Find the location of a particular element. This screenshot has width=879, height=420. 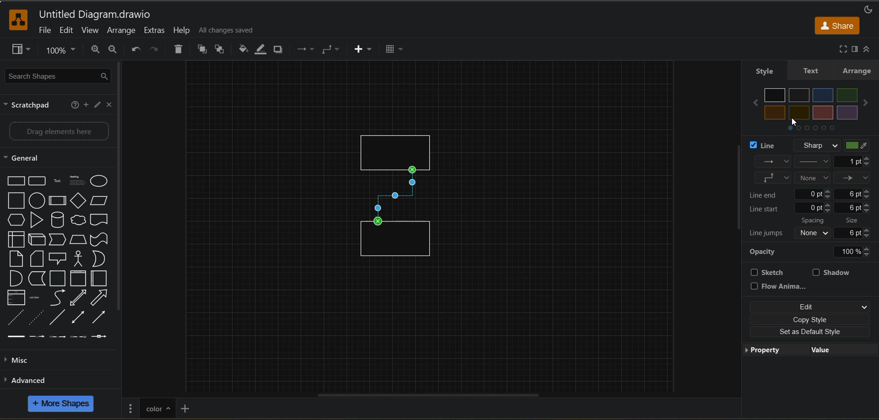

Process is located at coordinates (58, 201).